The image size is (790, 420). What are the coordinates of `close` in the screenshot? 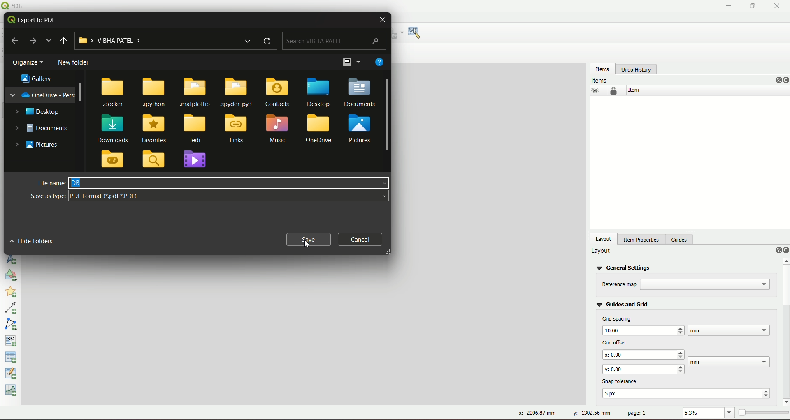 It's located at (785, 81).